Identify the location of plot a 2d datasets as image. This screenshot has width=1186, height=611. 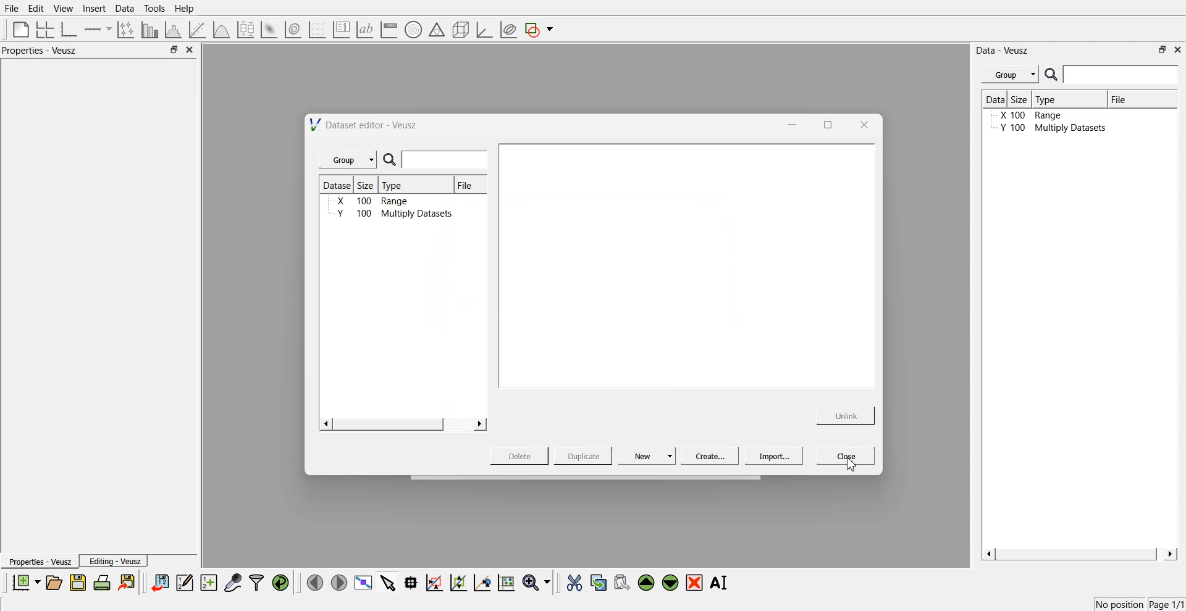
(268, 29).